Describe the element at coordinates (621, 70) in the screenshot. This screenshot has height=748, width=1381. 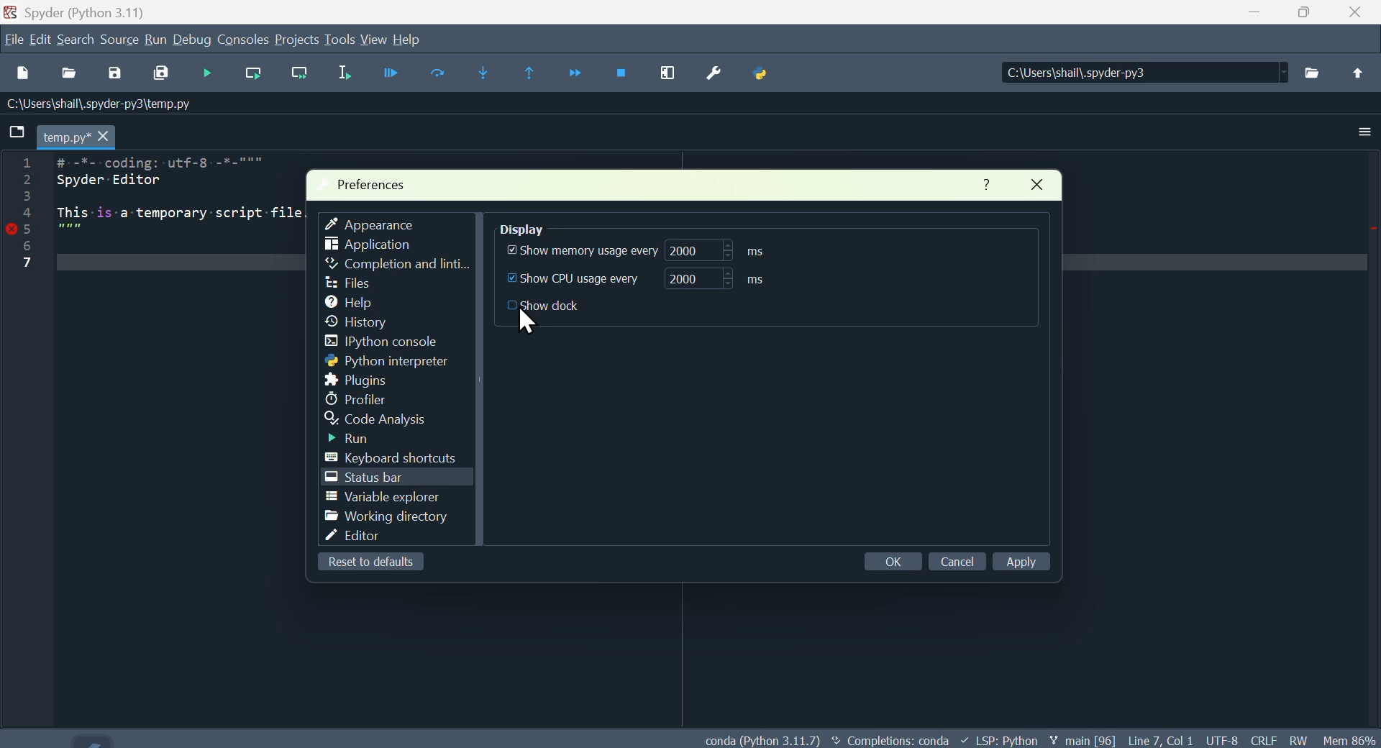
I see `Stop debugging` at that location.